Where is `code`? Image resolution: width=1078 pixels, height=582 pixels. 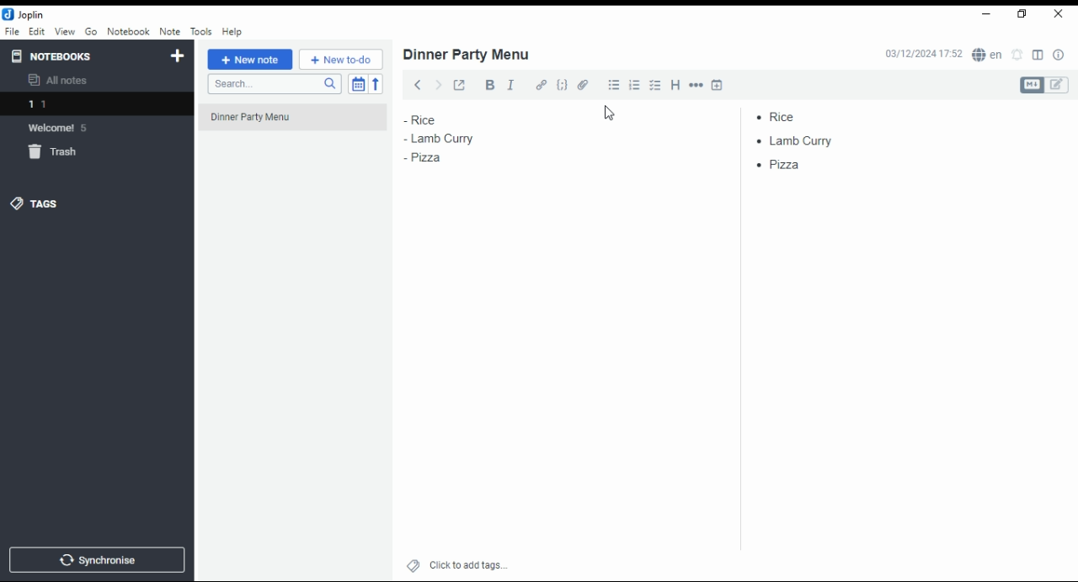
code is located at coordinates (563, 87).